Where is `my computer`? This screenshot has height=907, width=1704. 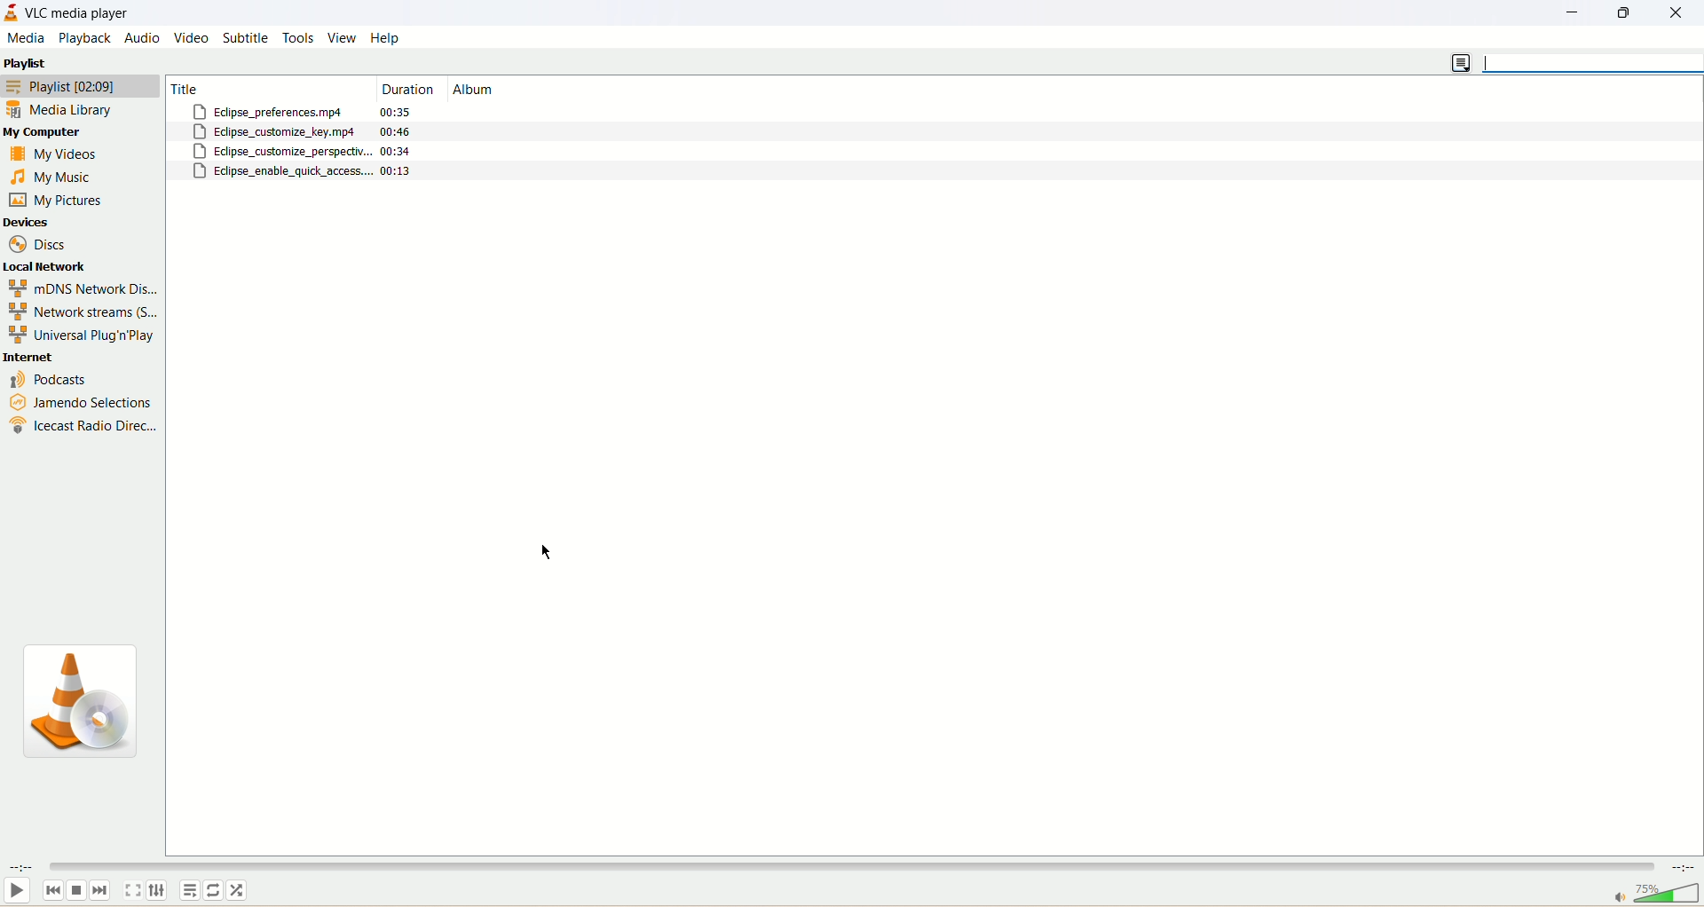
my computer is located at coordinates (53, 131).